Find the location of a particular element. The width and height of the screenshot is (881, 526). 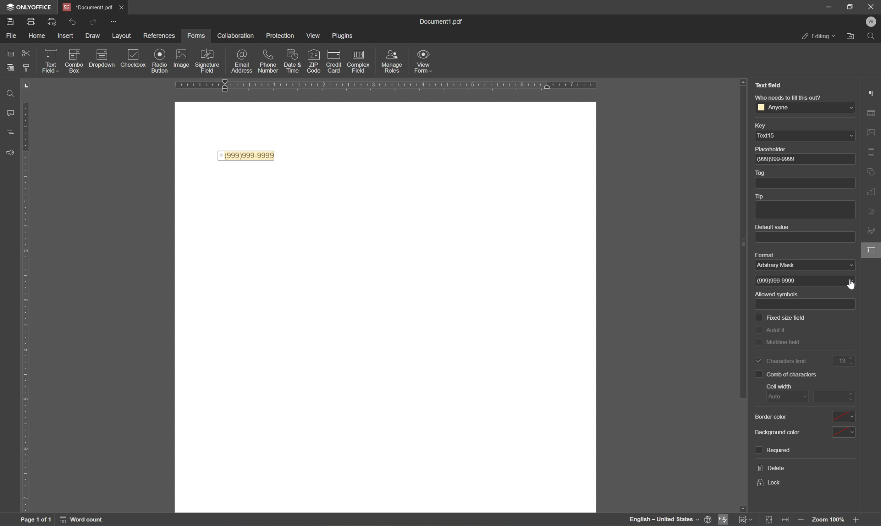

undo is located at coordinates (72, 22).